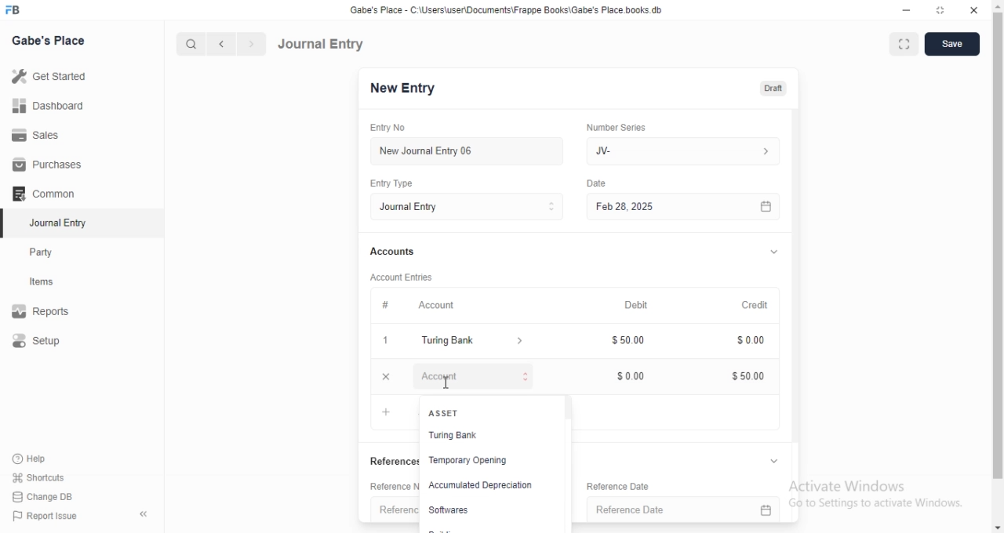 Image resolution: width=1004 pixels, height=533 pixels. Describe the element at coordinates (802, 274) in the screenshot. I see `vertical scrollbar` at that location.